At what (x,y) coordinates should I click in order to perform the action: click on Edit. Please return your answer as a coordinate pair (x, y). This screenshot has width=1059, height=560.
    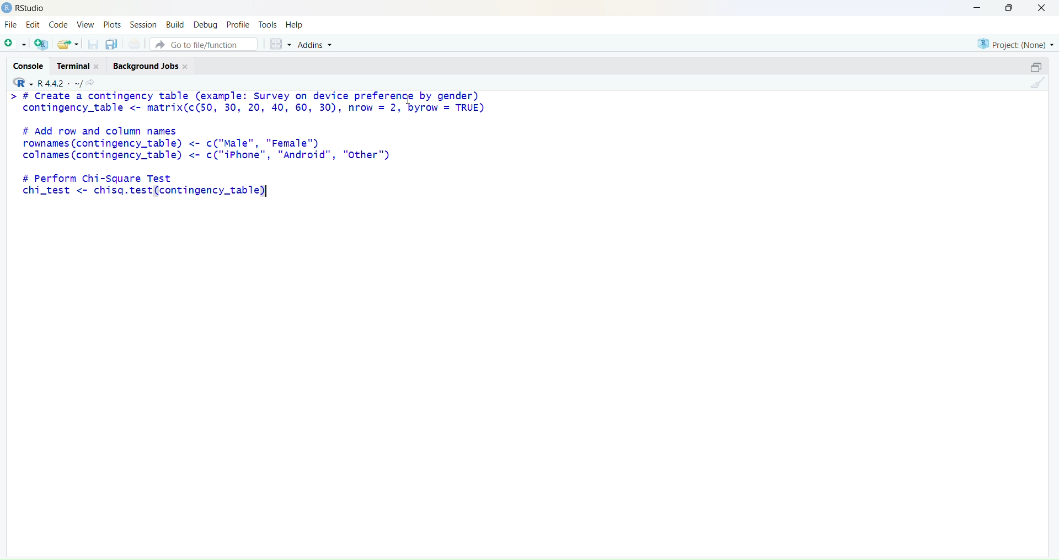
    Looking at the image, I should click on (33, 24).